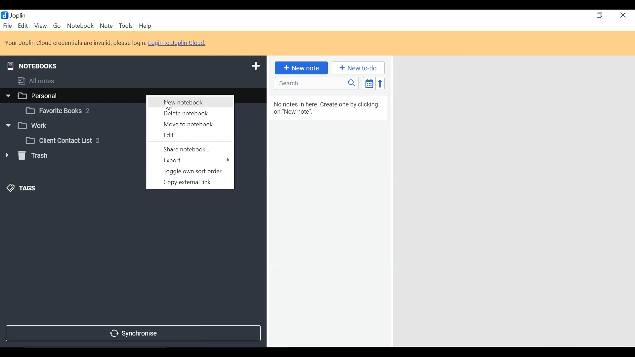 The width and height of the screenshot is (635, 357). I want to click on Notebook, so click(80, 26).